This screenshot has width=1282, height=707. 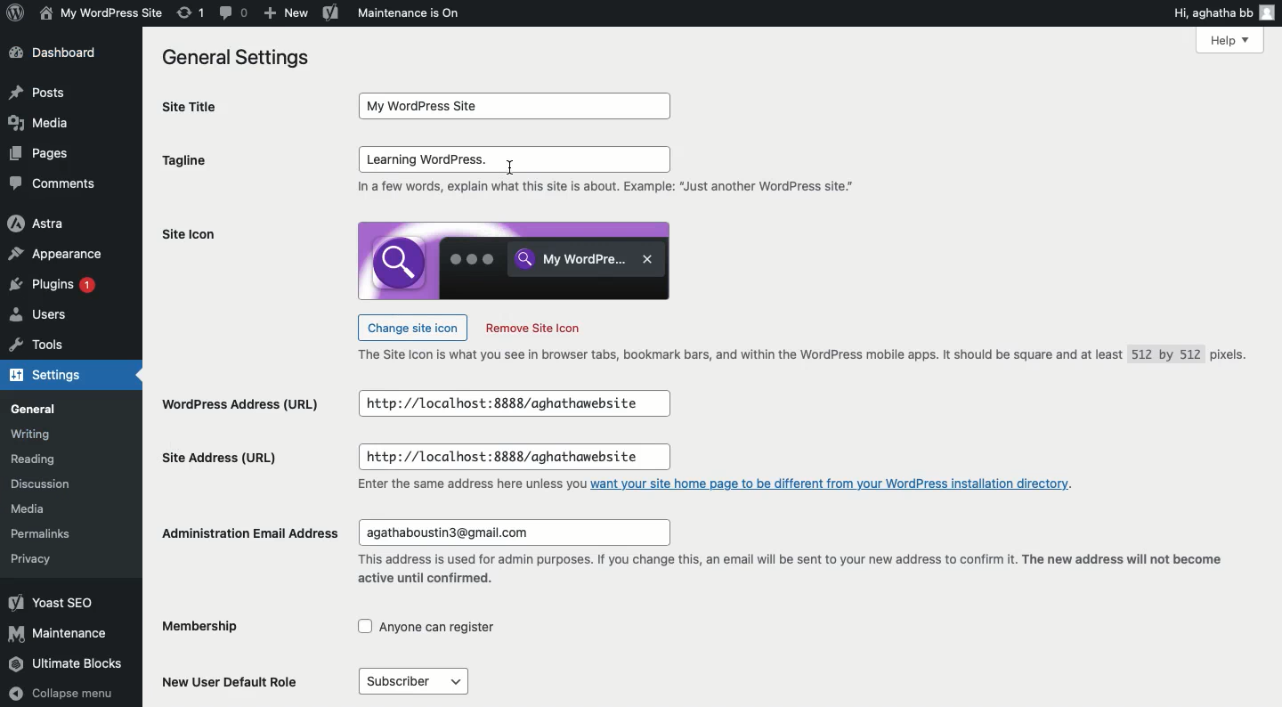 What do you see at coordinates (37, 224) in the screenshot?
I see `Astra` at bounding box center [37, 224].